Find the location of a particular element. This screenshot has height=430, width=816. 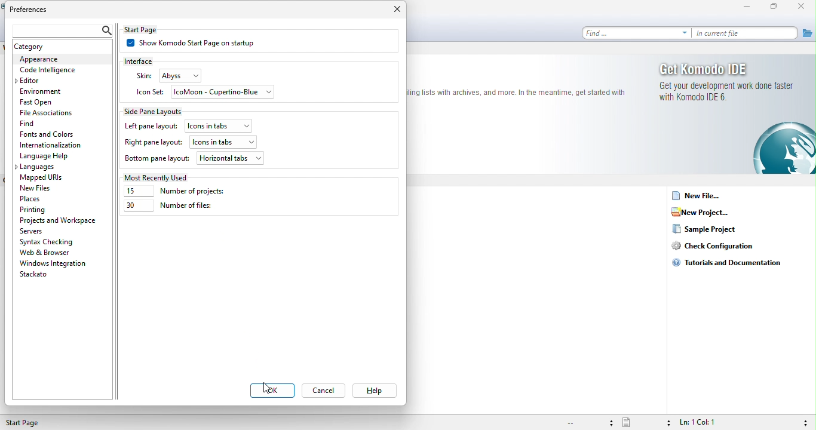

languages is located at coordinates (38, 168).